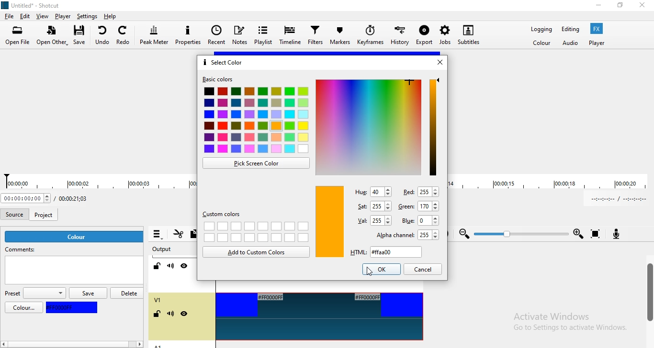  I want to click on Player, so click(63, 16).